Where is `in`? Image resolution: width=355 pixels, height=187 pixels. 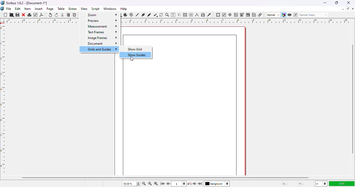 in is located at coordinates (321, 184).